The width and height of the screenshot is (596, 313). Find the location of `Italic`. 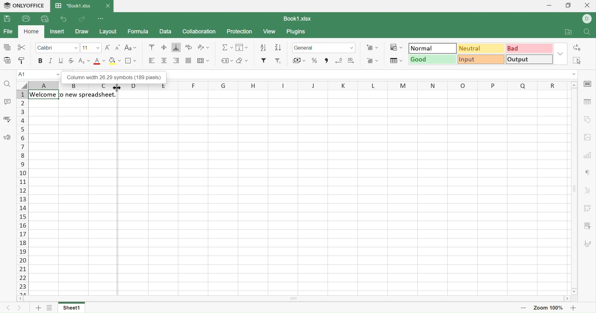

Italic is located at coordinates (51, 60).